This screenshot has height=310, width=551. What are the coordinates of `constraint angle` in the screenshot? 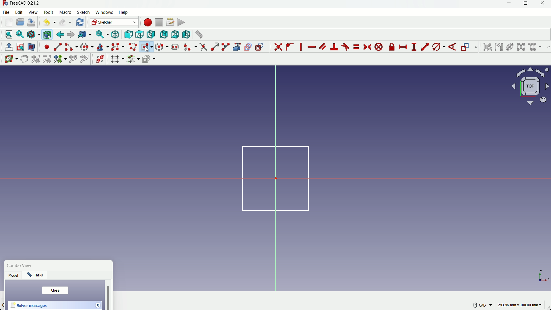 It's located at (453, 47).